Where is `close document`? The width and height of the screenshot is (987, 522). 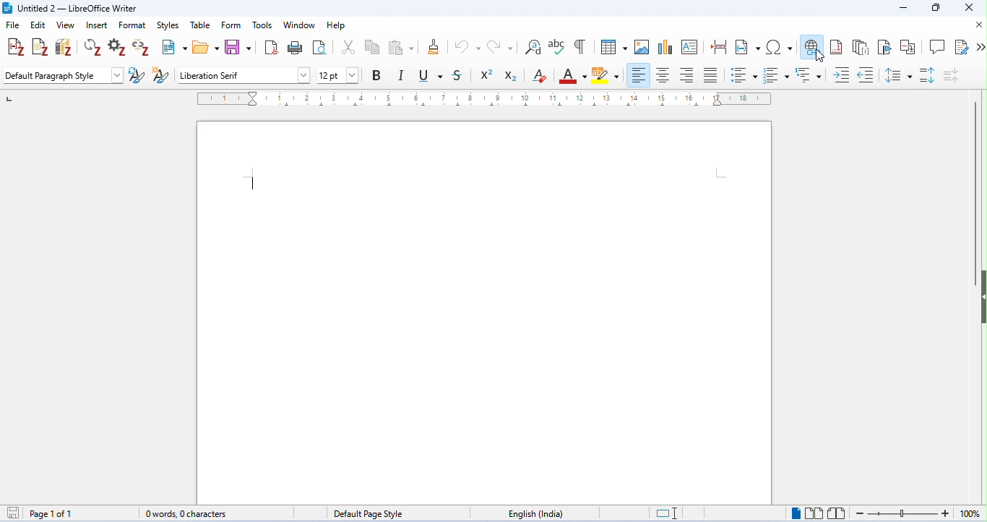 close document is located at coordinates (978, 25).